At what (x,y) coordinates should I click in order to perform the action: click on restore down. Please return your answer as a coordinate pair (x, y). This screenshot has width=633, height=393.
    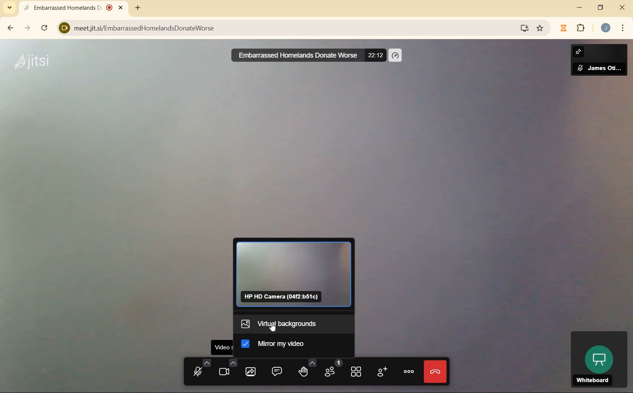
    Looking at the image, I should click on (600, 7).